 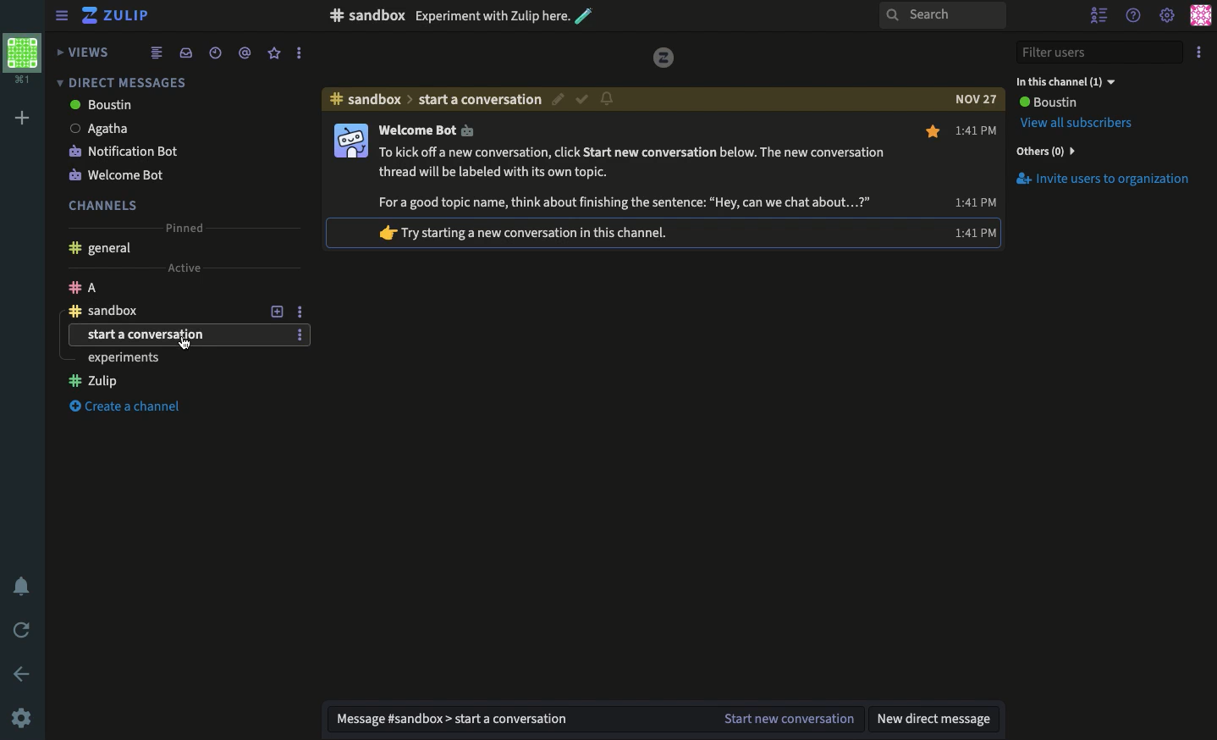 What do you see at coordinates (664, 58) in the screenshot?
I see `zulip logo` at bounding box center [664, 58].